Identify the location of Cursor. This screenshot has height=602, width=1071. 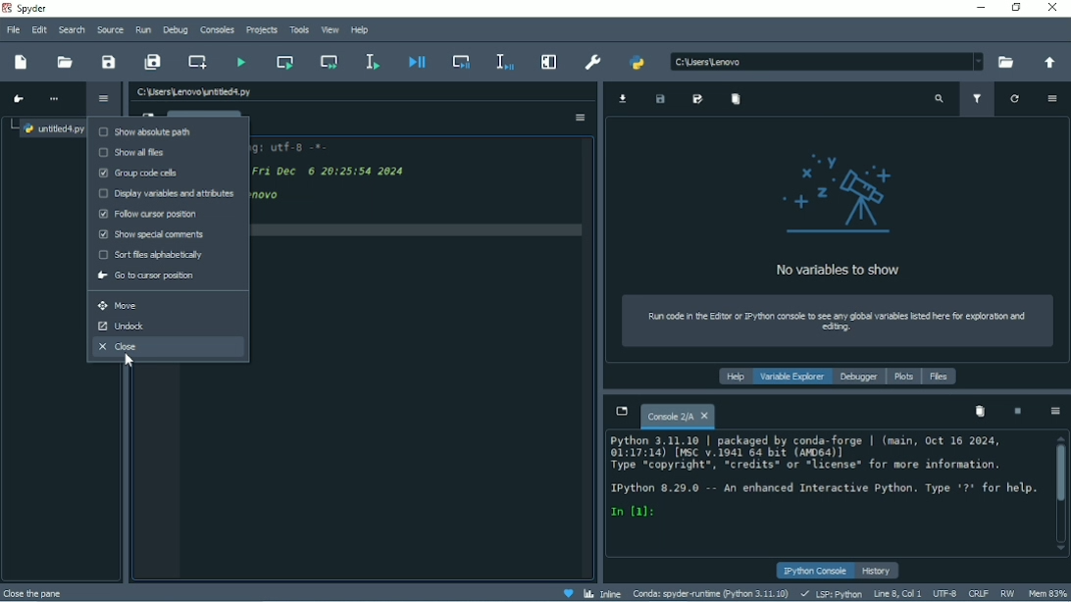
(129, 362).